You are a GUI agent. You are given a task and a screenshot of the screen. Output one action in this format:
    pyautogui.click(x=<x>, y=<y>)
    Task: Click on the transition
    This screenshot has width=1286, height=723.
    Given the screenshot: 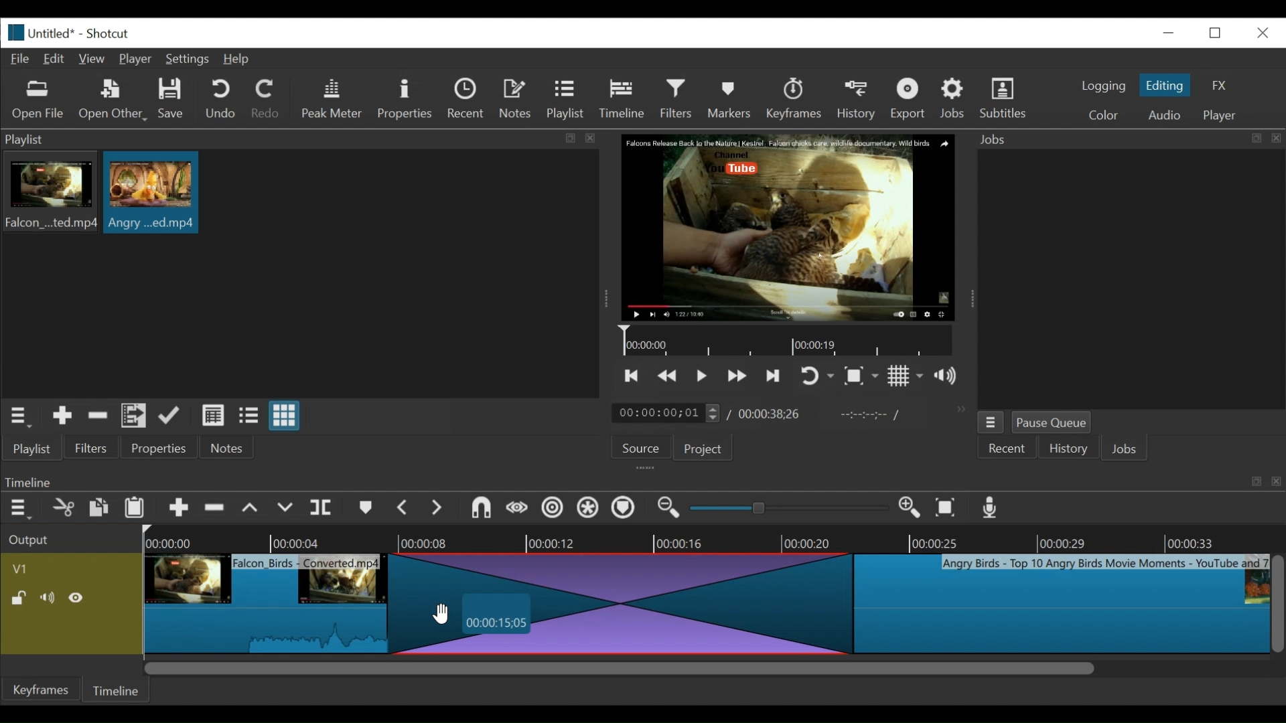 What is the action you would take?
    pyautogui.click(x=622, y=601)
    